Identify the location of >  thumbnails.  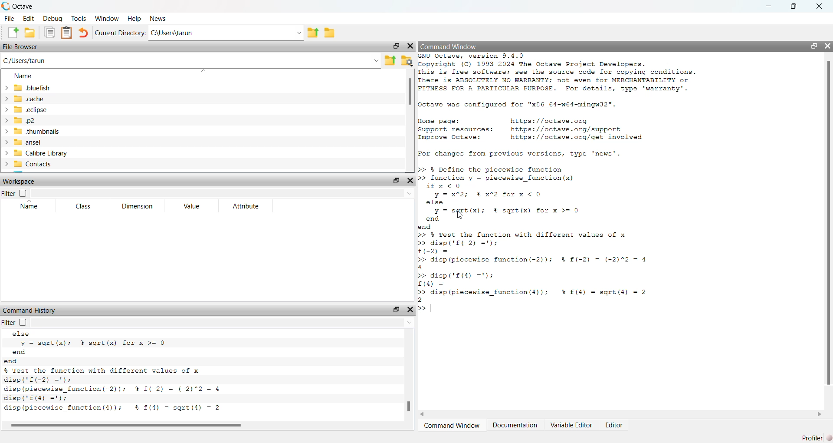
(32, 132).